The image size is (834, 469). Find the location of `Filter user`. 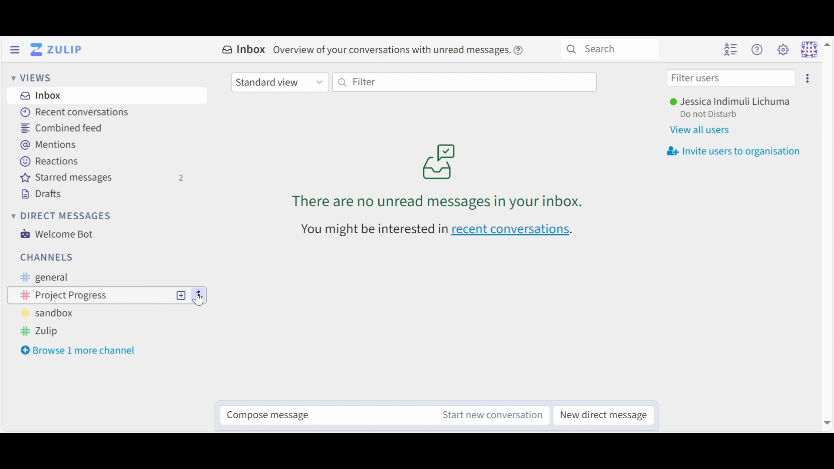

Filter user is located at coordinates (729, 79).